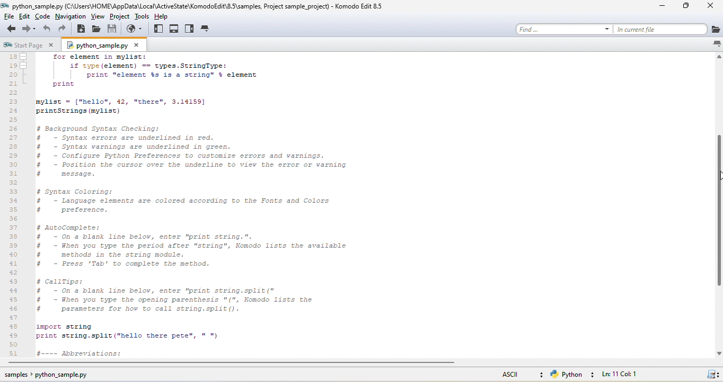 This screenshot has width=723, height=382. What do you see at coordinates (190, 29) in the screenshot?
I see `right pane` at bounding box center [190, 29].